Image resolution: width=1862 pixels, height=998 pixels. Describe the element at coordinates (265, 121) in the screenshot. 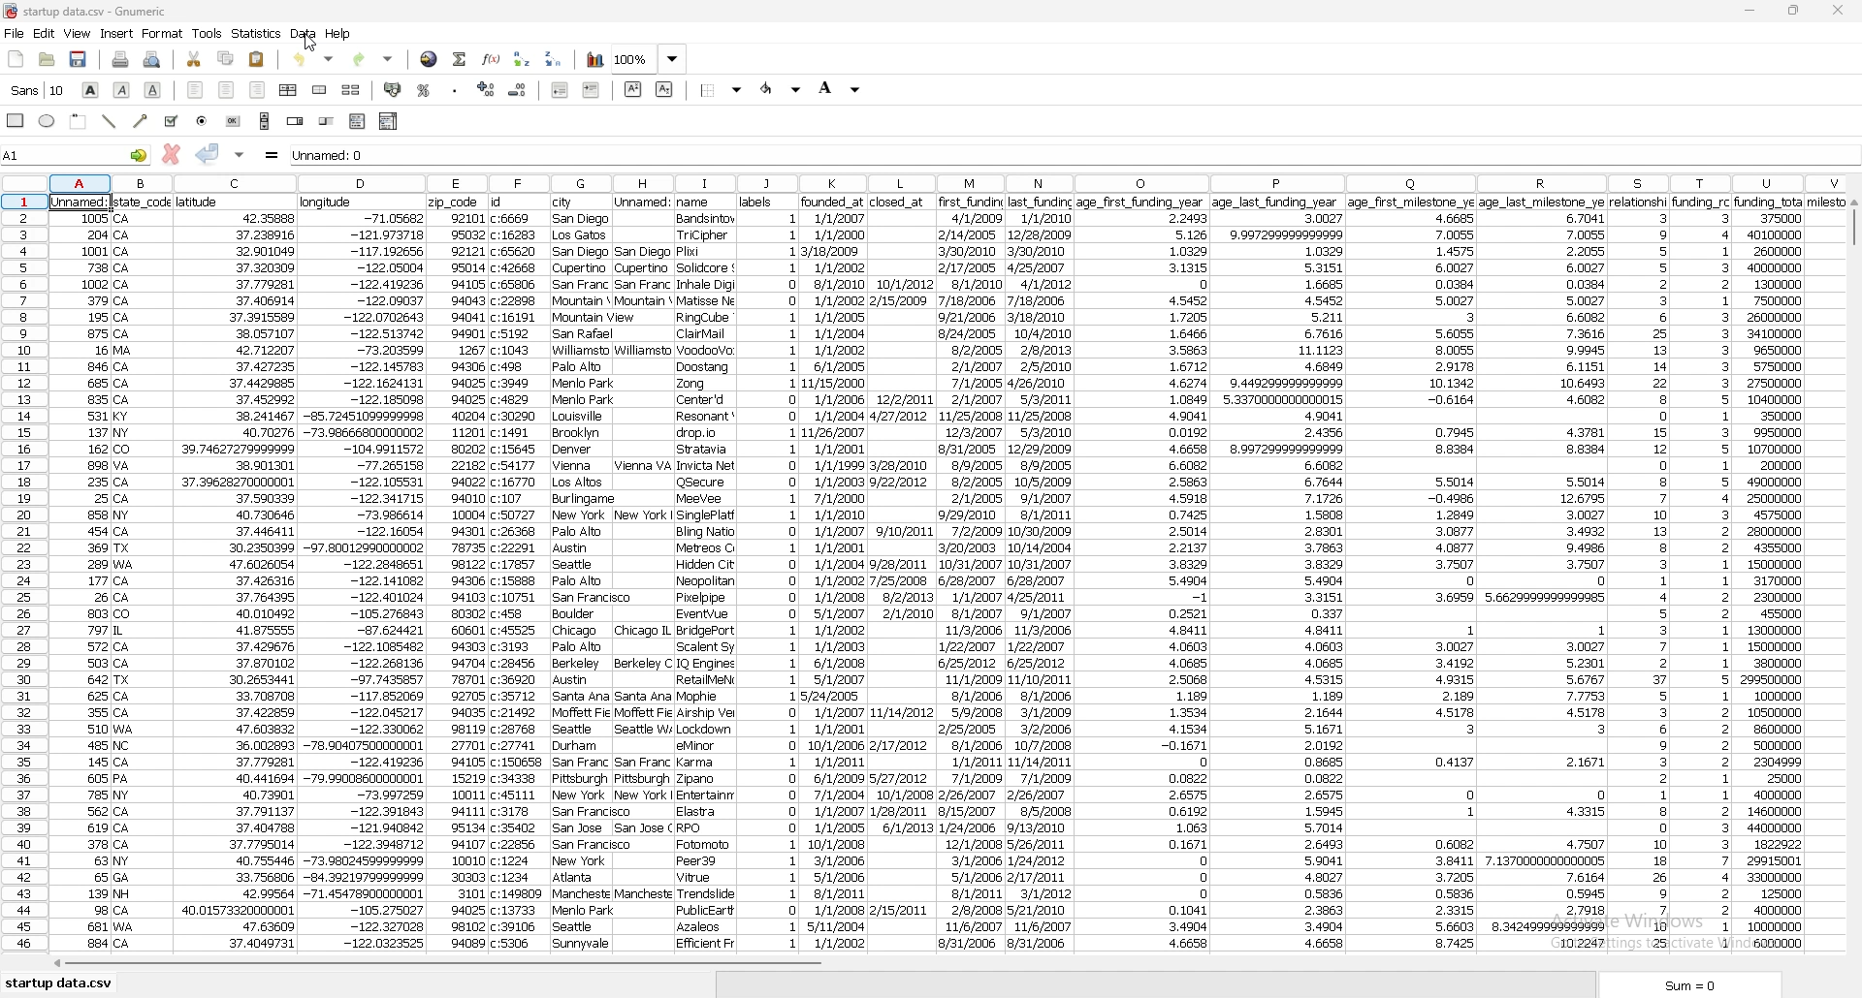

I see `scroll bar` at that location.